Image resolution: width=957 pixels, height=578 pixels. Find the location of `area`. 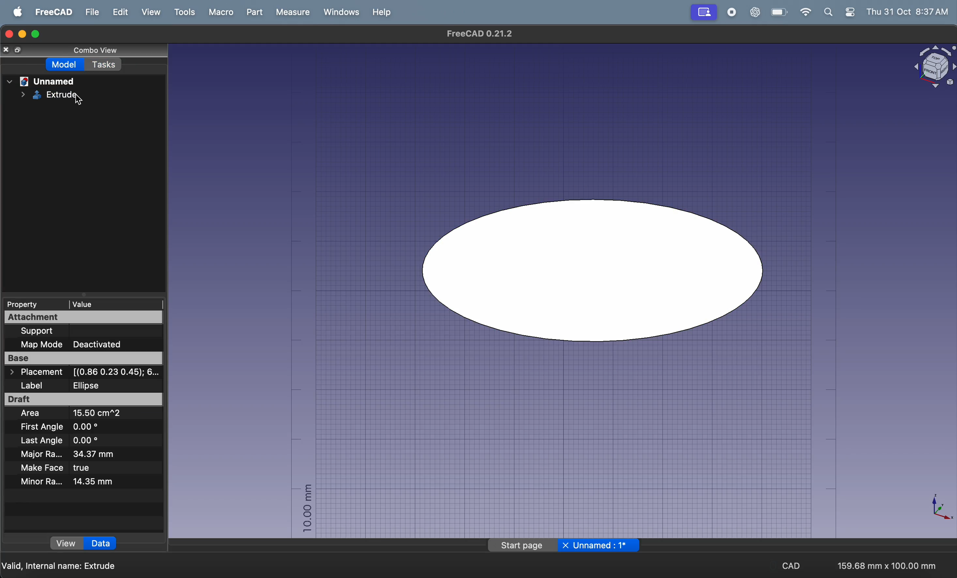

area is located at coordinates (80, 415).